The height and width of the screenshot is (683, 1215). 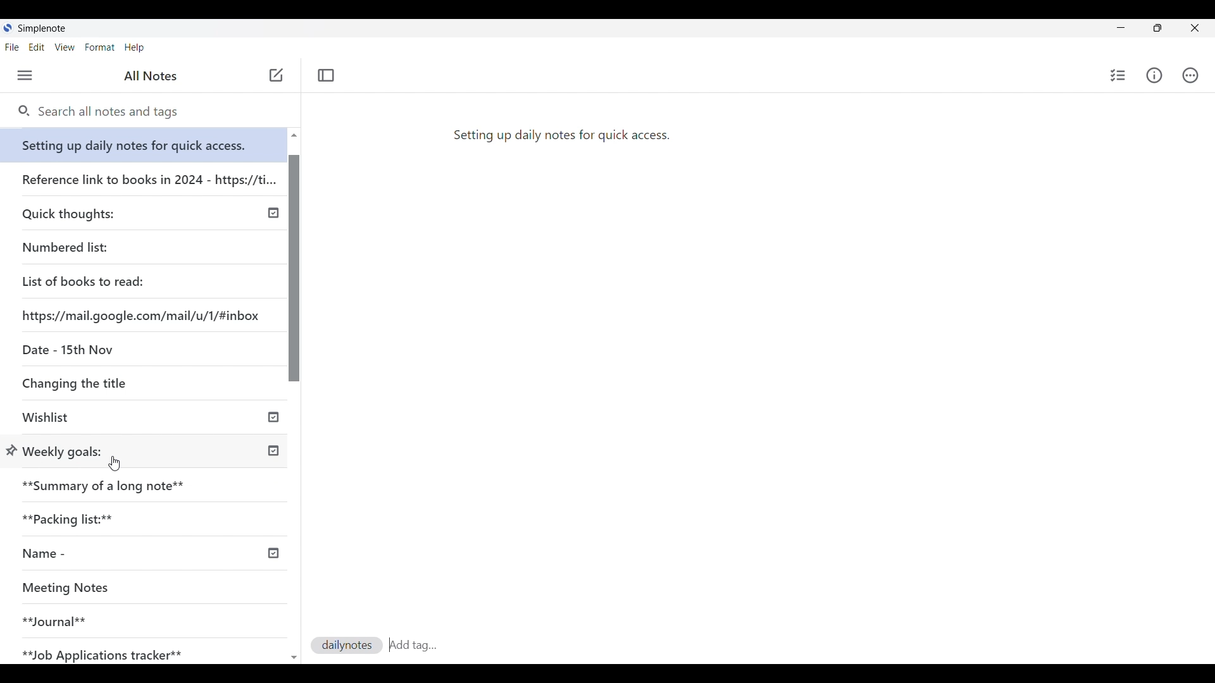 What do you see at coordinates (272, 553) in the screenshot?
I see `published` at bounding box center [272, 553].